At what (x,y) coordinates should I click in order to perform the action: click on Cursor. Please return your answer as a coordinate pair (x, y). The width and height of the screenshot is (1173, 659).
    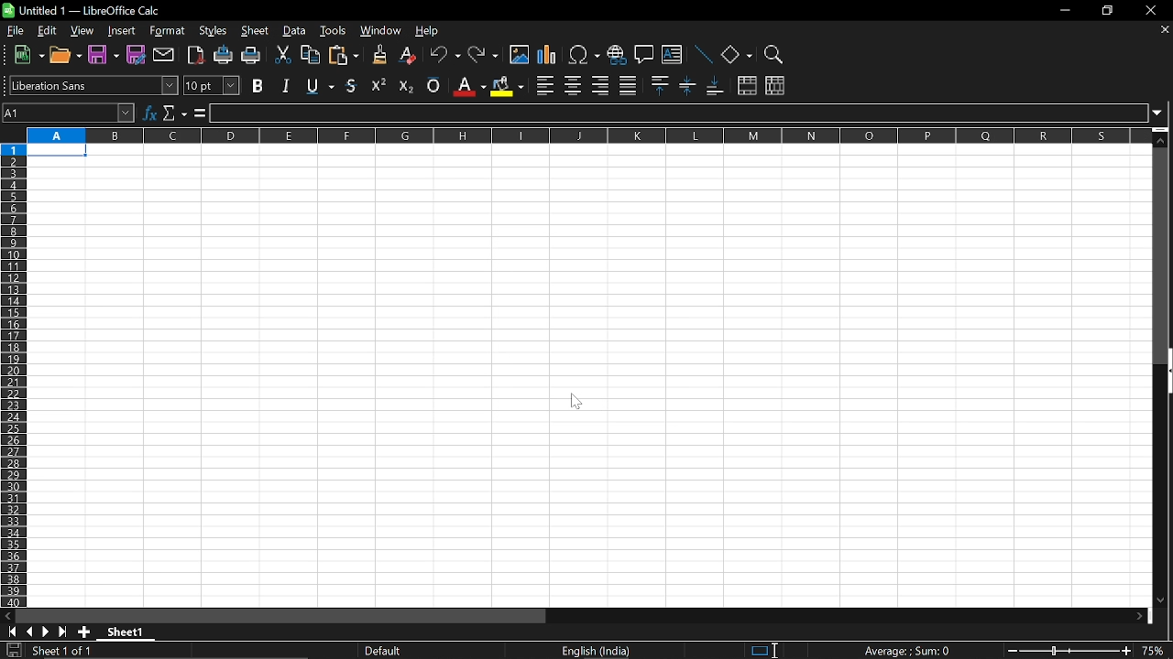
    Looking at the image, I should click on (780, 648).